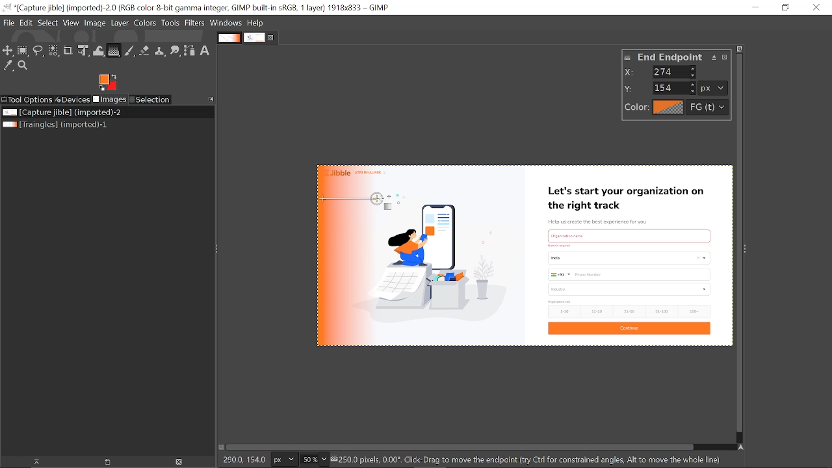  What do you see at coordinates (33, 462) in the screenshot?
I see `Raise this image's display` at bounding box center [33, 462].